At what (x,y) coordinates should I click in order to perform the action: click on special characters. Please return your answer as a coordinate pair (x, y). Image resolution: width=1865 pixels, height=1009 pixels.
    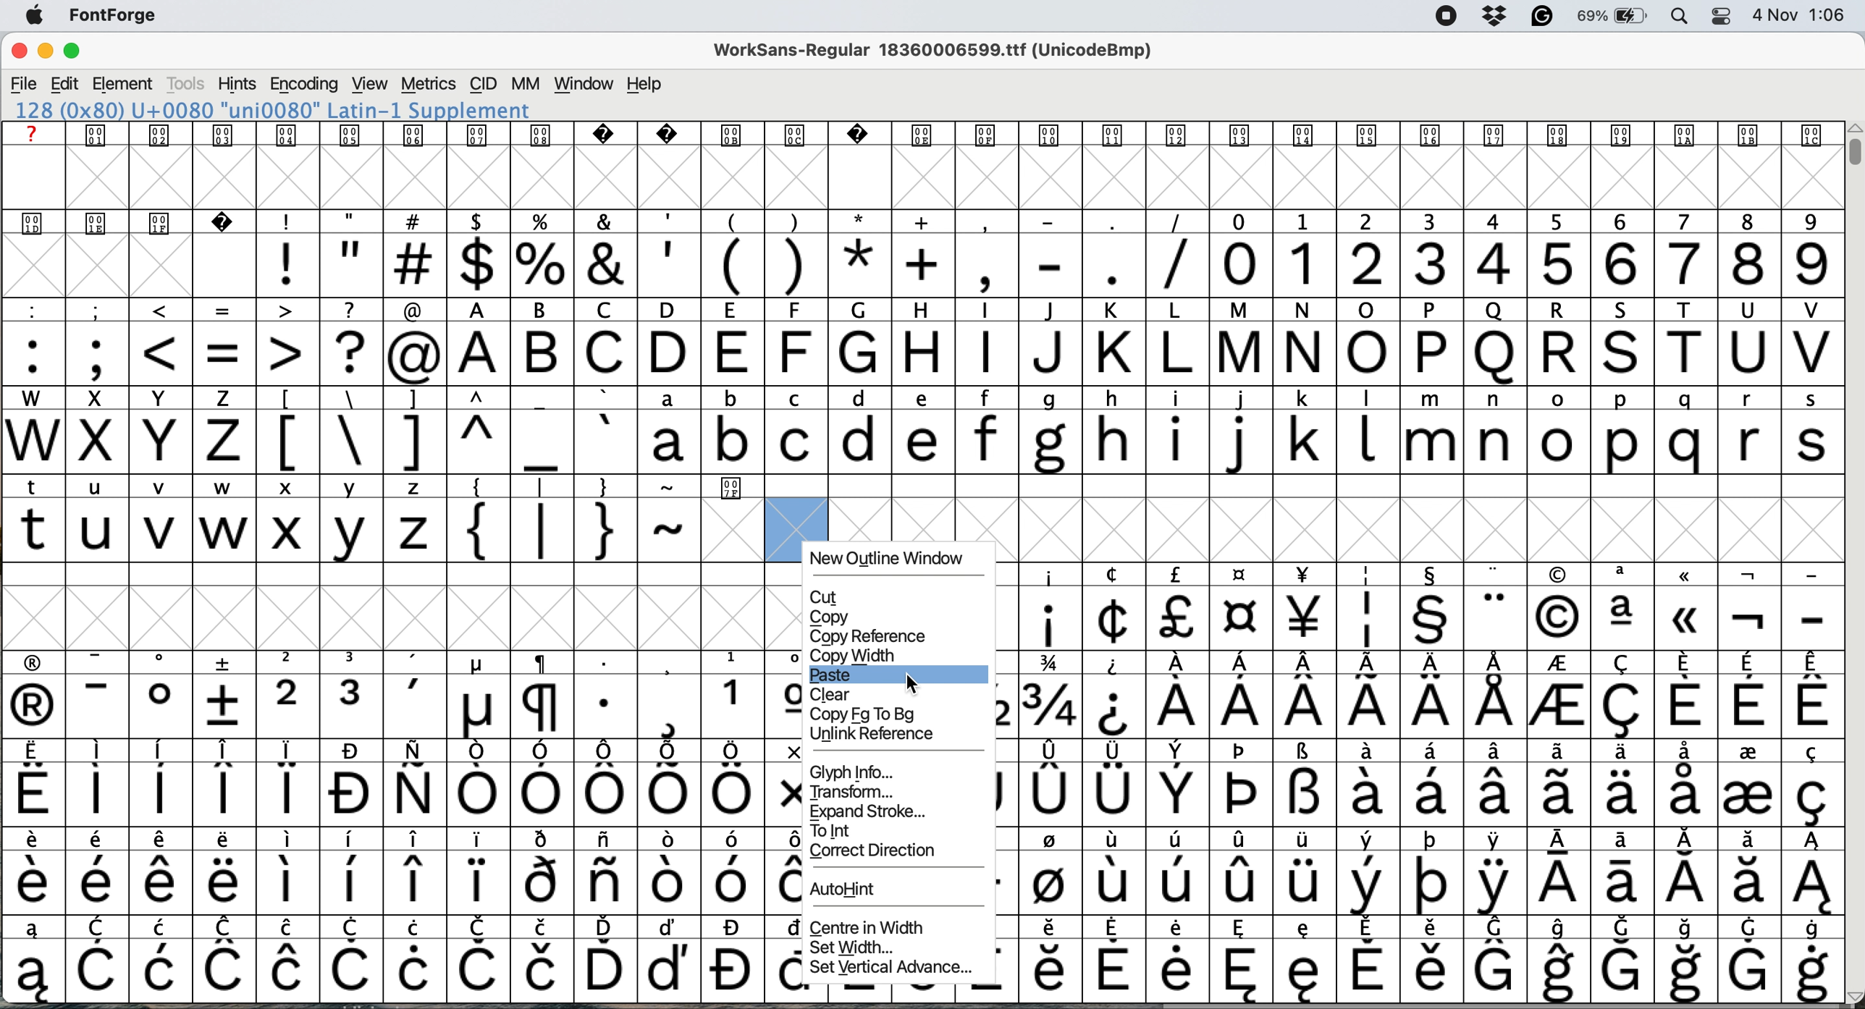
    Looking at the image, I should click on (450, 487).